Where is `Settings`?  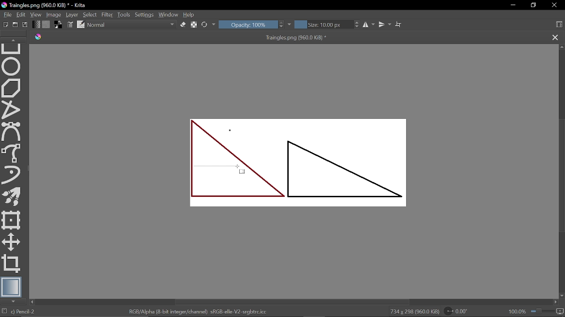
Settings is located at coordinates (145, 15).